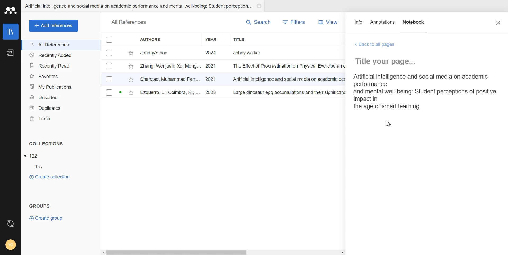 This screenshot has width=508, height=255. I want to click on 2021, so click(211, 66).